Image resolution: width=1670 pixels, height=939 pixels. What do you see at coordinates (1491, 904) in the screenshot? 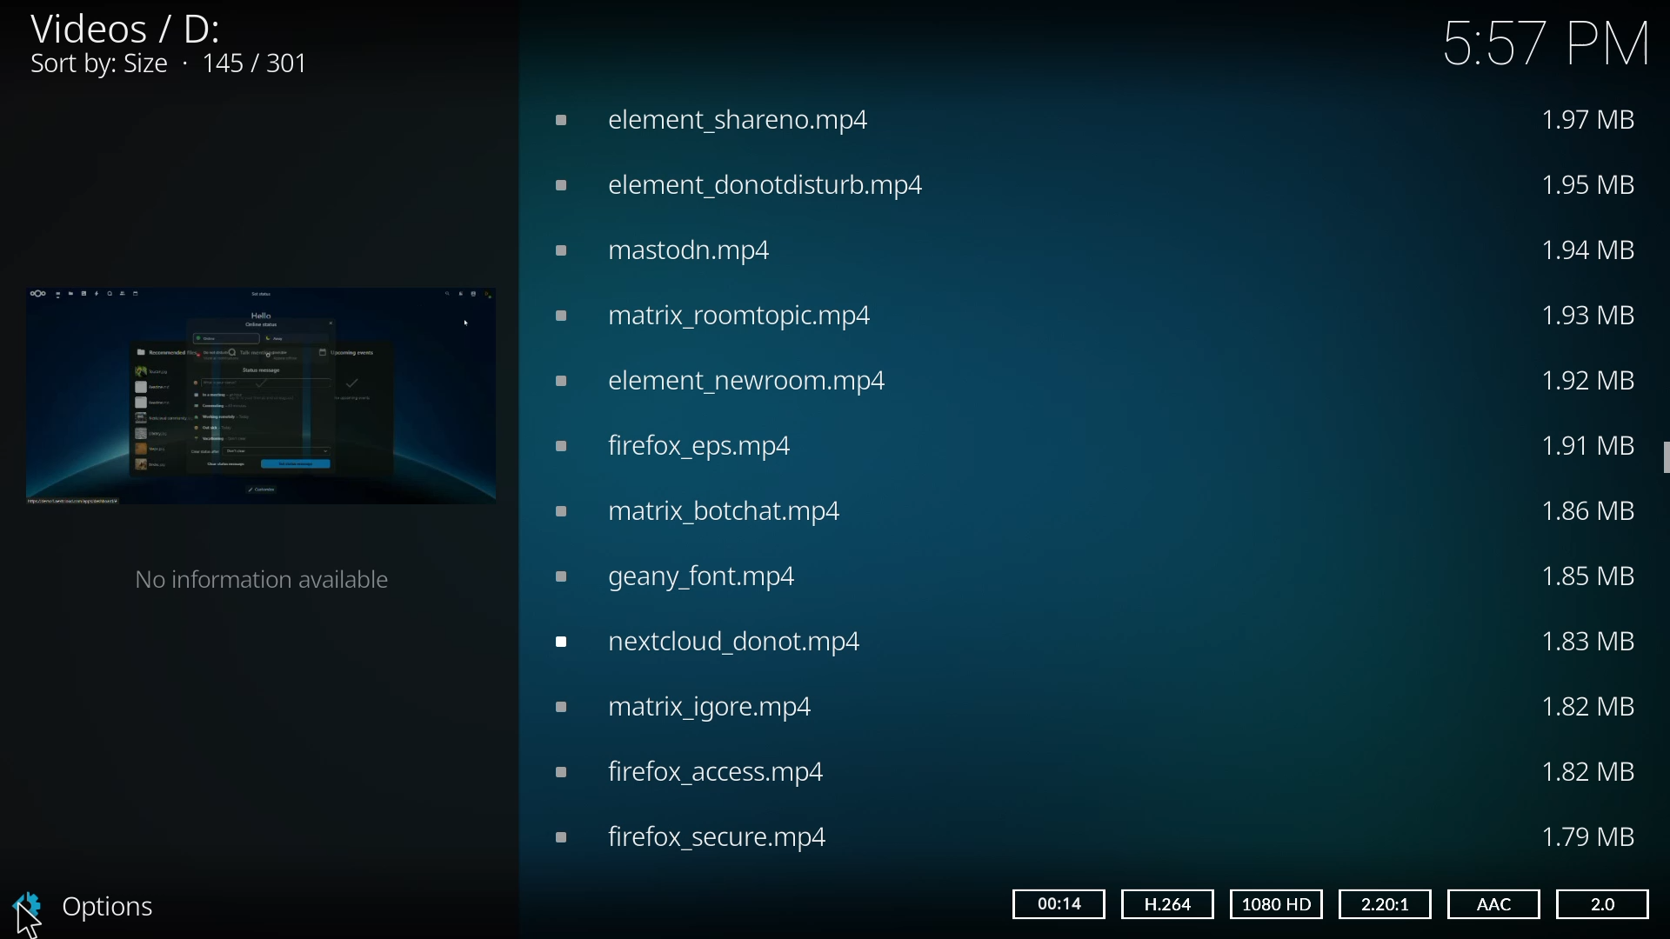
I see `aac` at bounding box center [1491, 904].